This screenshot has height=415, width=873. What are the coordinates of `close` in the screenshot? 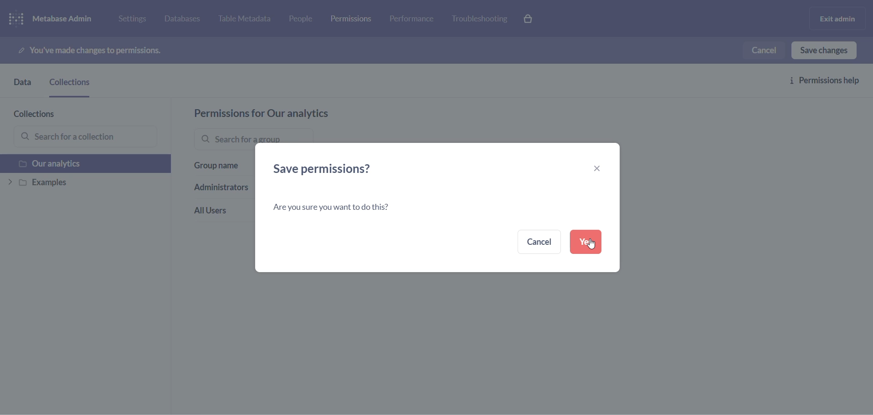 It's located at (593, 167).